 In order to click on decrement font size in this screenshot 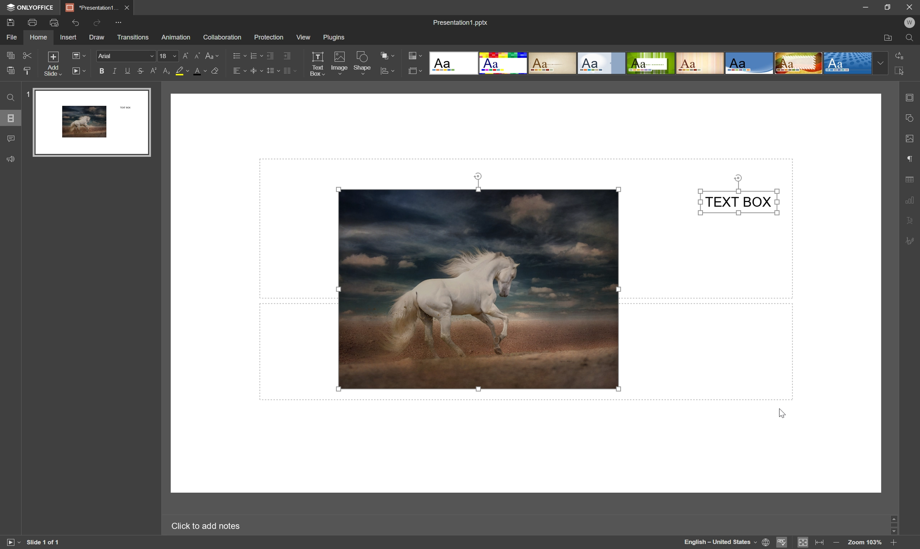, I will do `click(197, 55)`.